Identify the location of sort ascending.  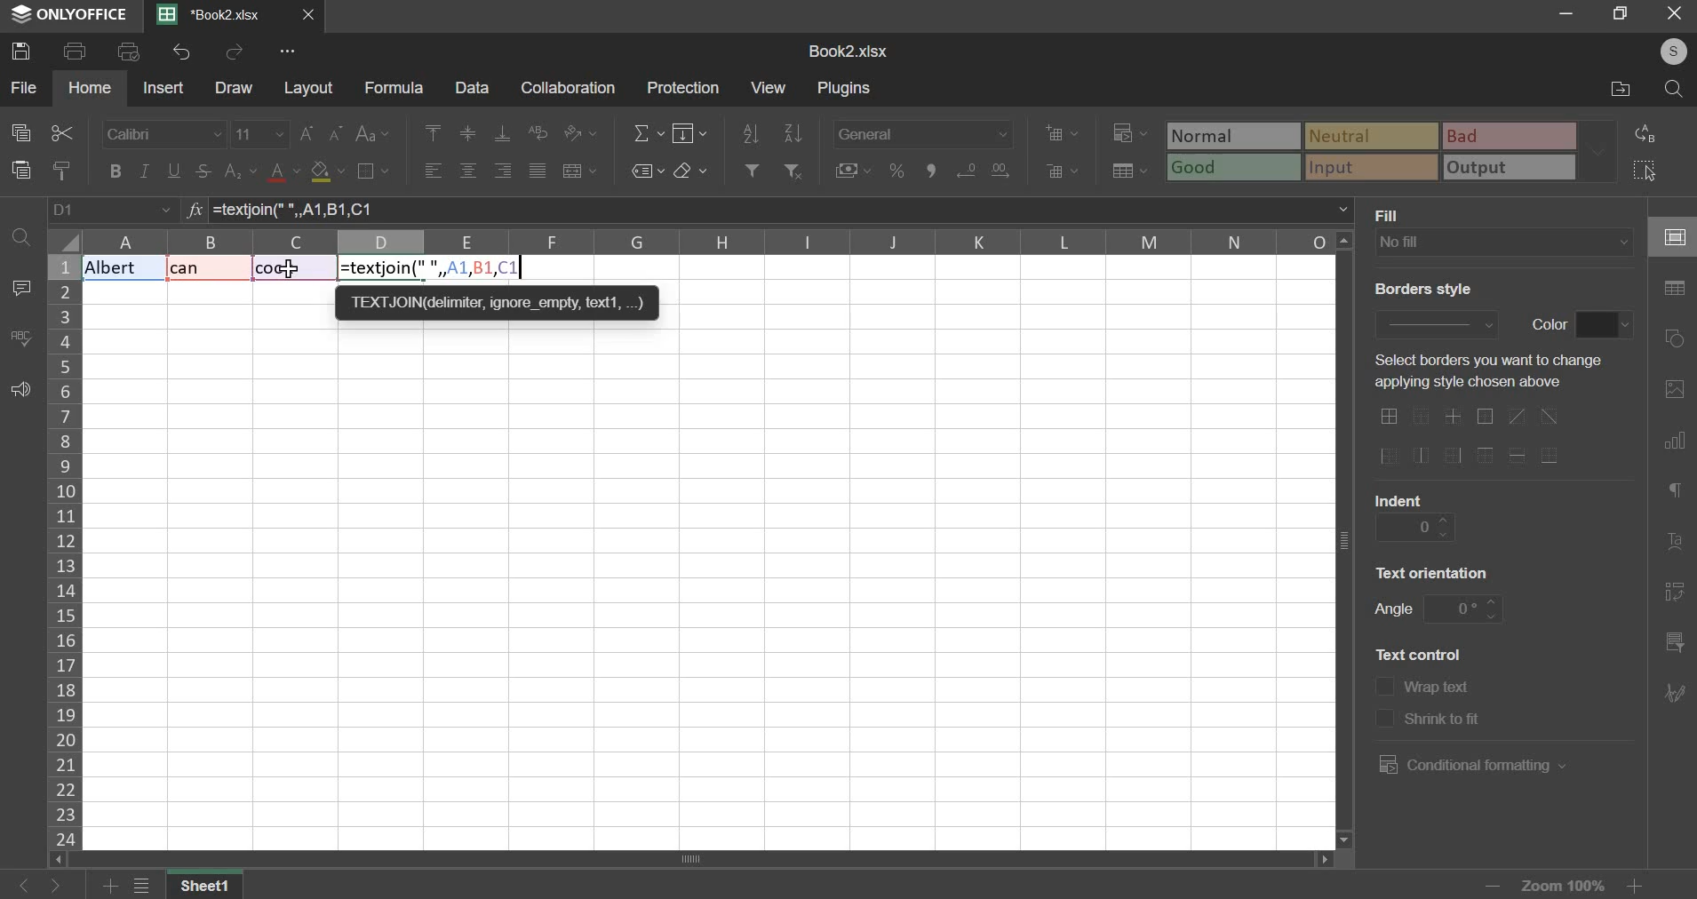
(751, 131).